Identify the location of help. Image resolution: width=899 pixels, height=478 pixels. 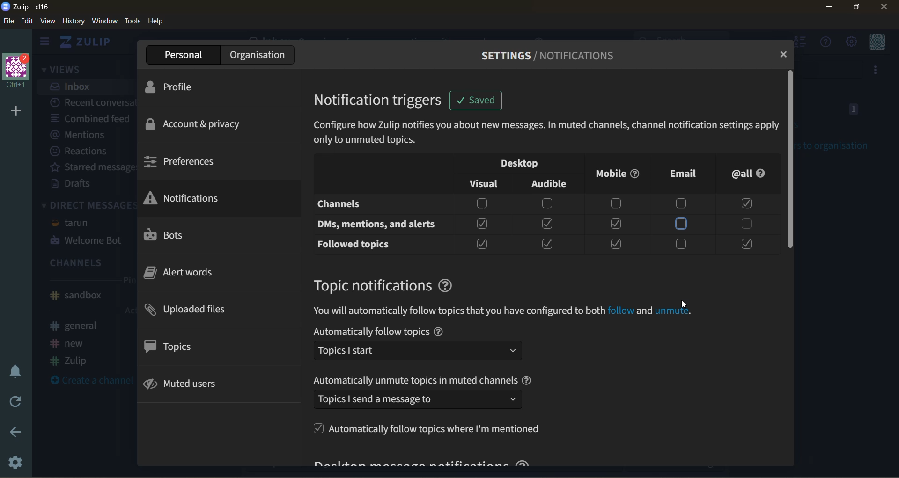
(160, 22).